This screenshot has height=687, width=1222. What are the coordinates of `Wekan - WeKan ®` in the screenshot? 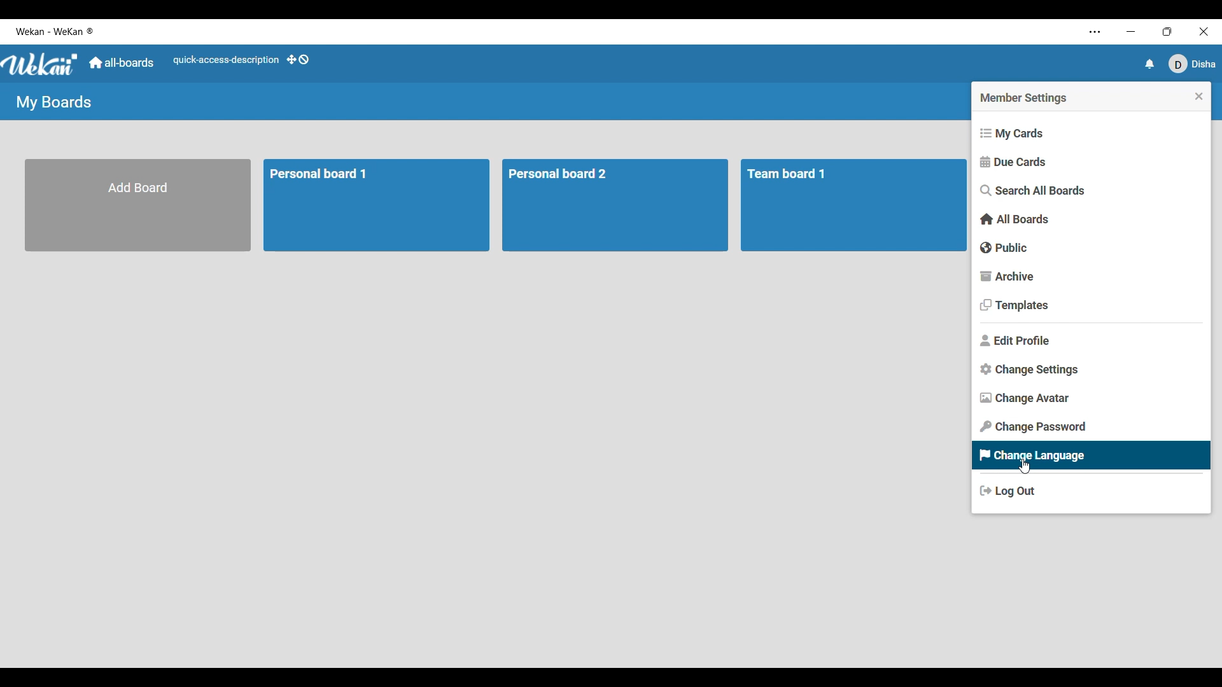 It's located at (57, 32).